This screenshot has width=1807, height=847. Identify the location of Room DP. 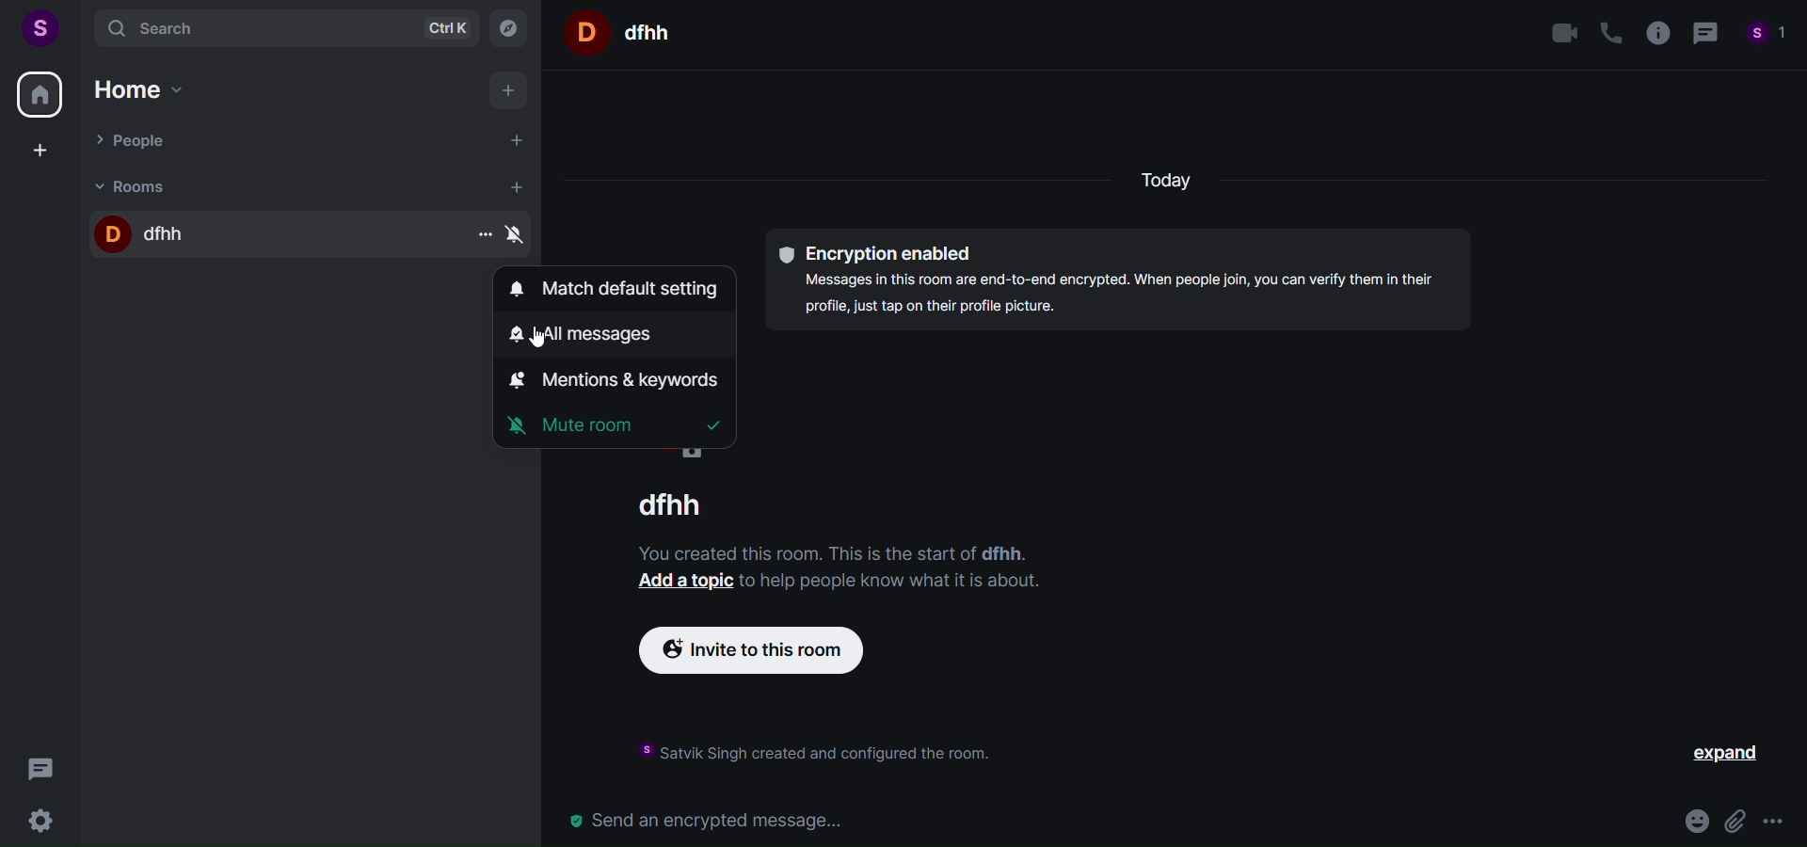
(583, 32).